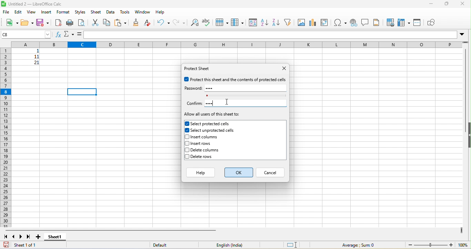  I want to click on standard selection, so click(292, 245).